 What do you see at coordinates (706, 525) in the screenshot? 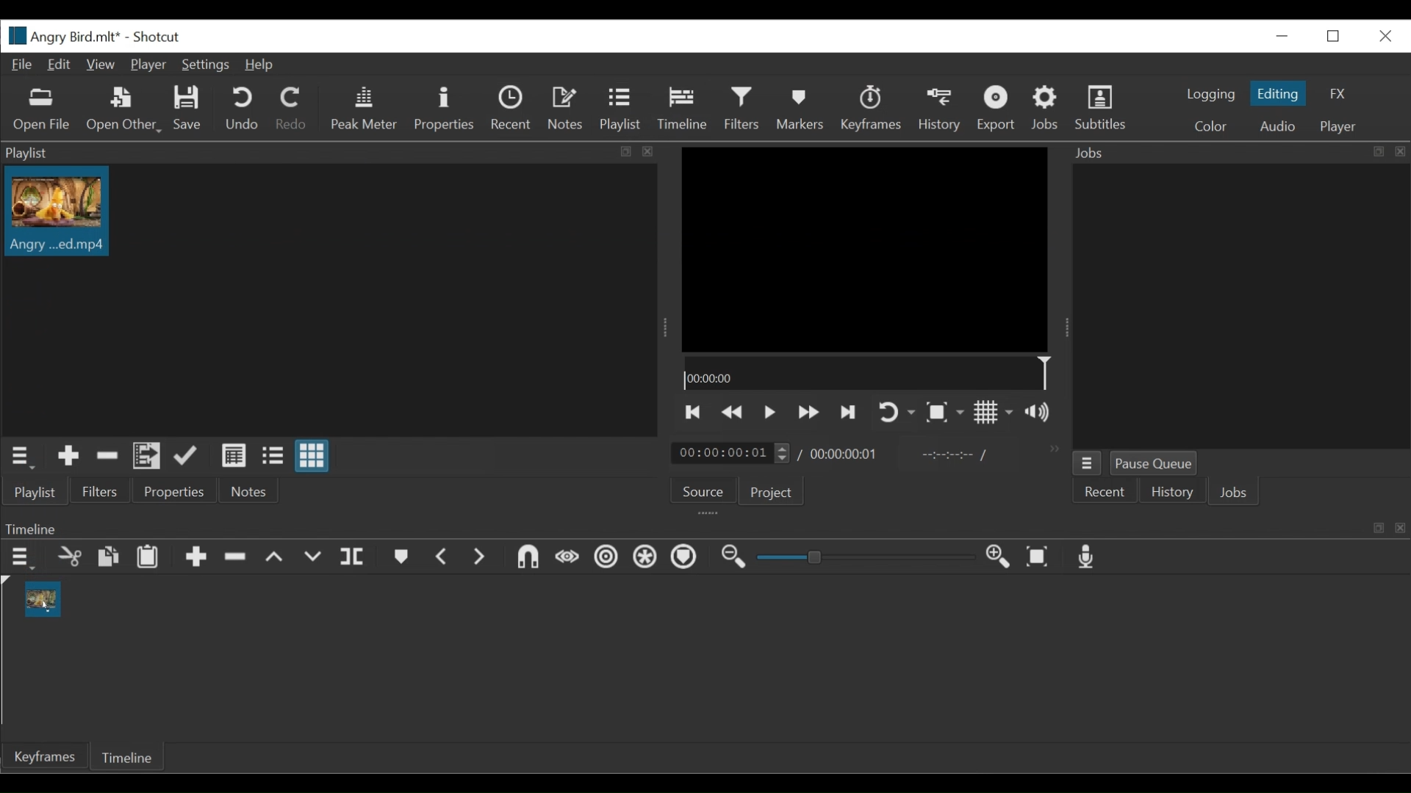
I see `Timeline Panel` at bounding box center [706, 525].